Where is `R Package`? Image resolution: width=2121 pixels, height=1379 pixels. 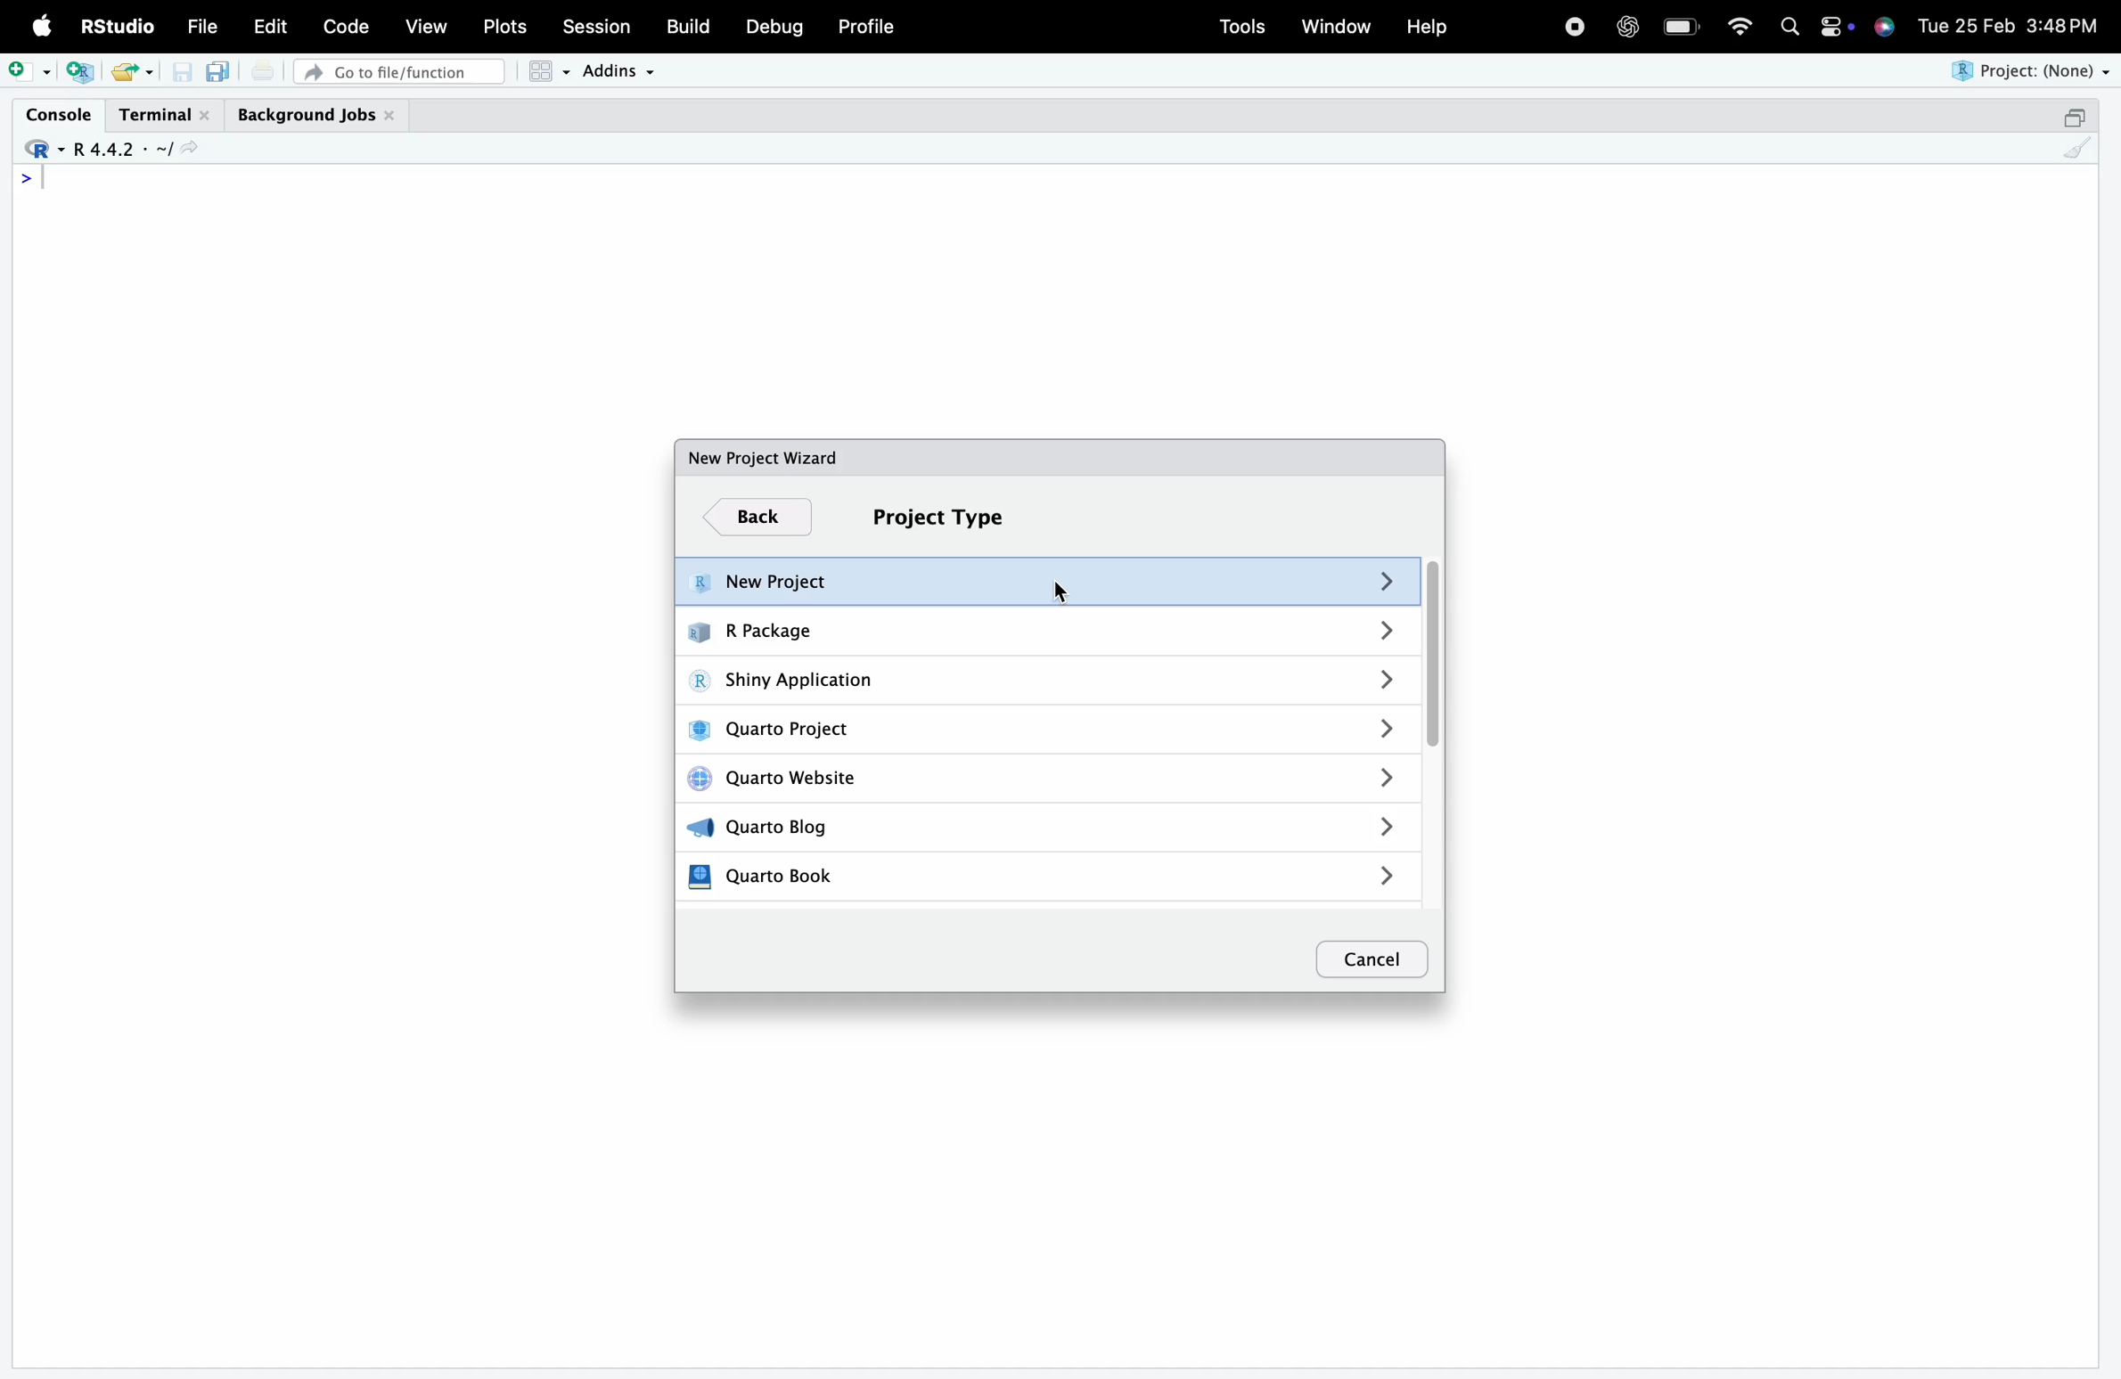 R Package is located at coordinates (1045, 630).